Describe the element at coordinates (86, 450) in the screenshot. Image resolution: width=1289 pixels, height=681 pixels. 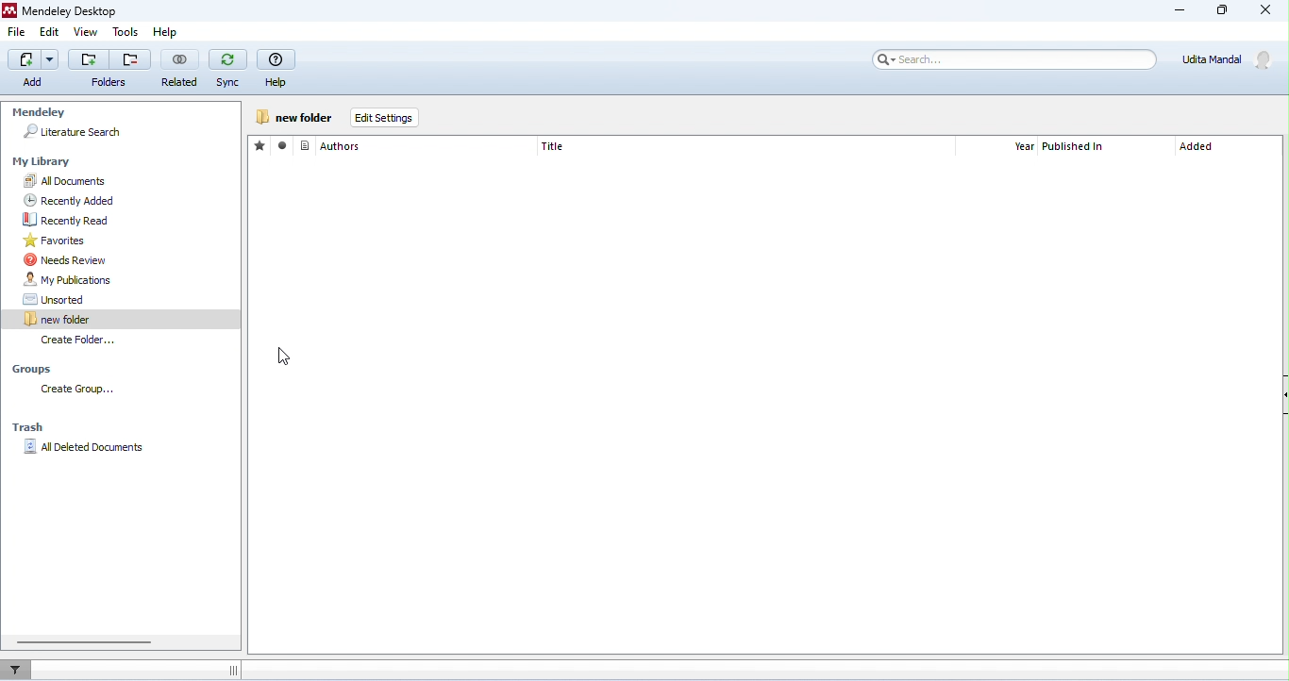
I see `all deleted documents` at that location.